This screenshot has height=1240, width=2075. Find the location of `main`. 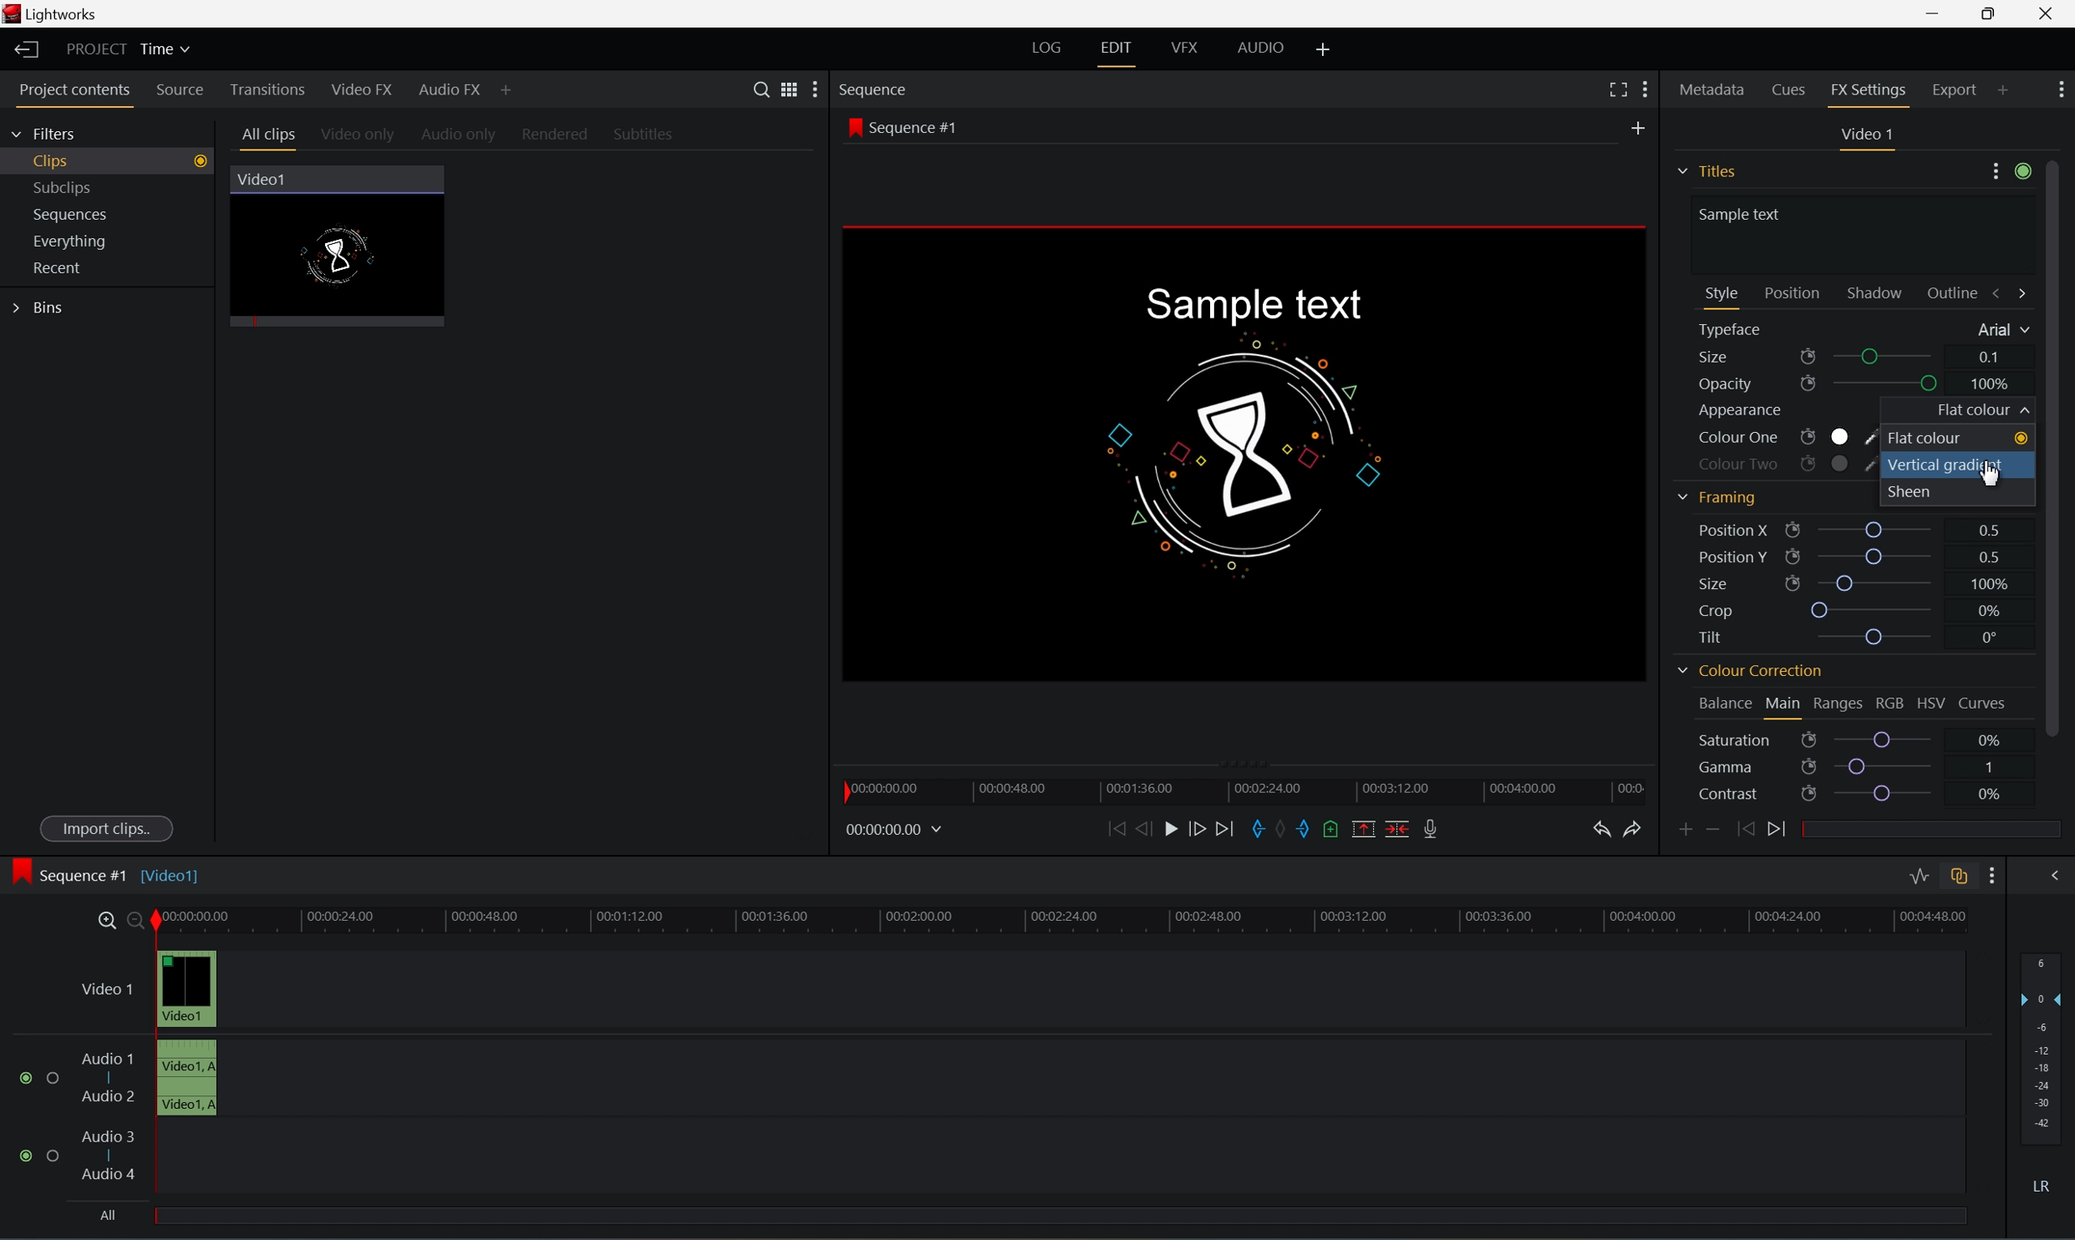

main is located at coordinates (1785, 705).